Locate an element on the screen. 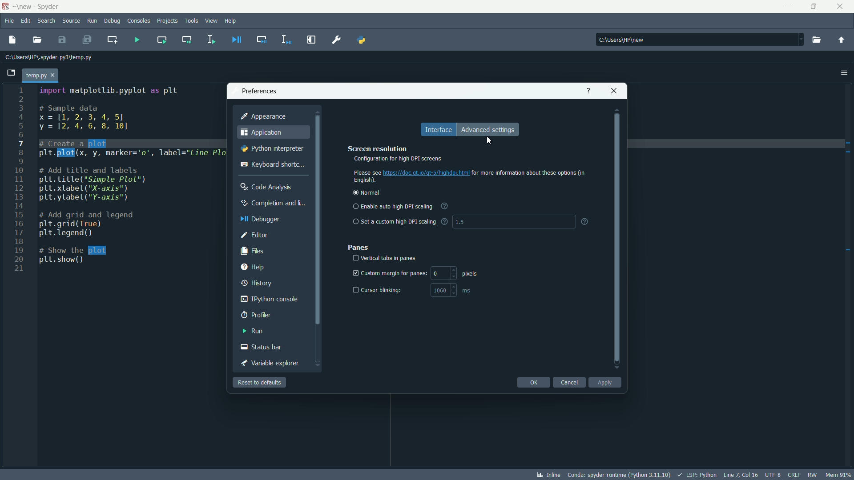 This screenshot has width=854, height=480. options is located at coordinates (845, 72).